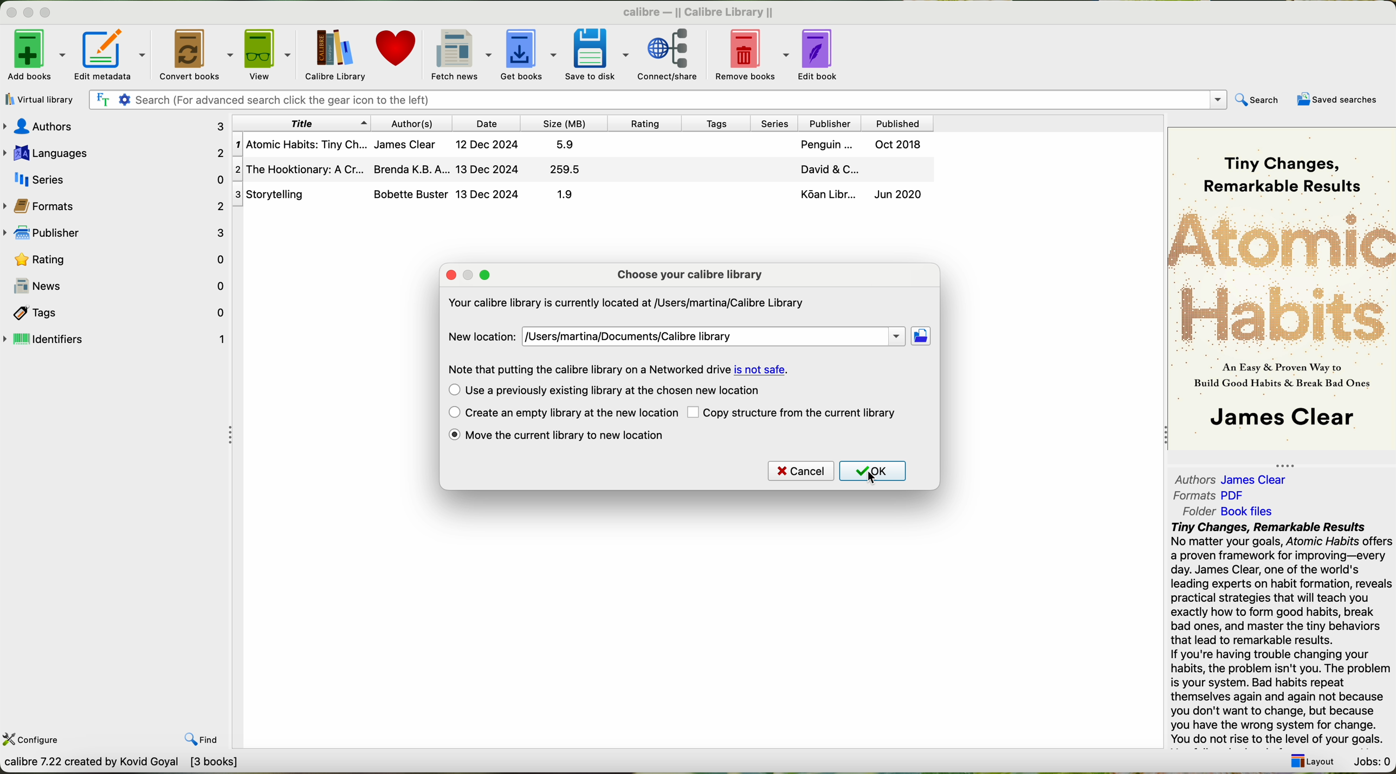 The height and width of the screenshot is (774, 1396). I want to click on Minimize, so click(12, 14).